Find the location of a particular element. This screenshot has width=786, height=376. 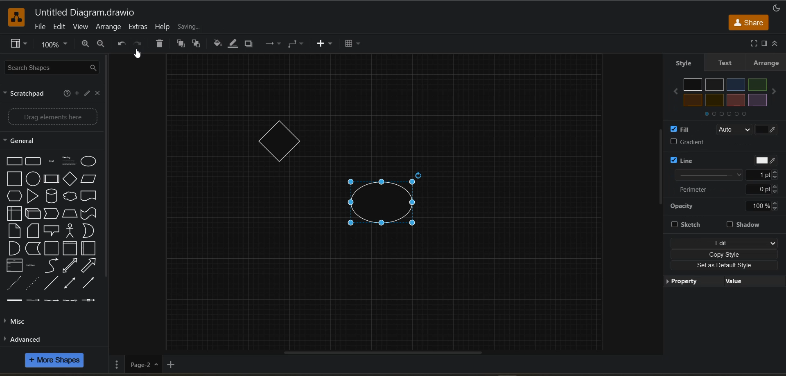

delete is located at coordinates (160, 43).